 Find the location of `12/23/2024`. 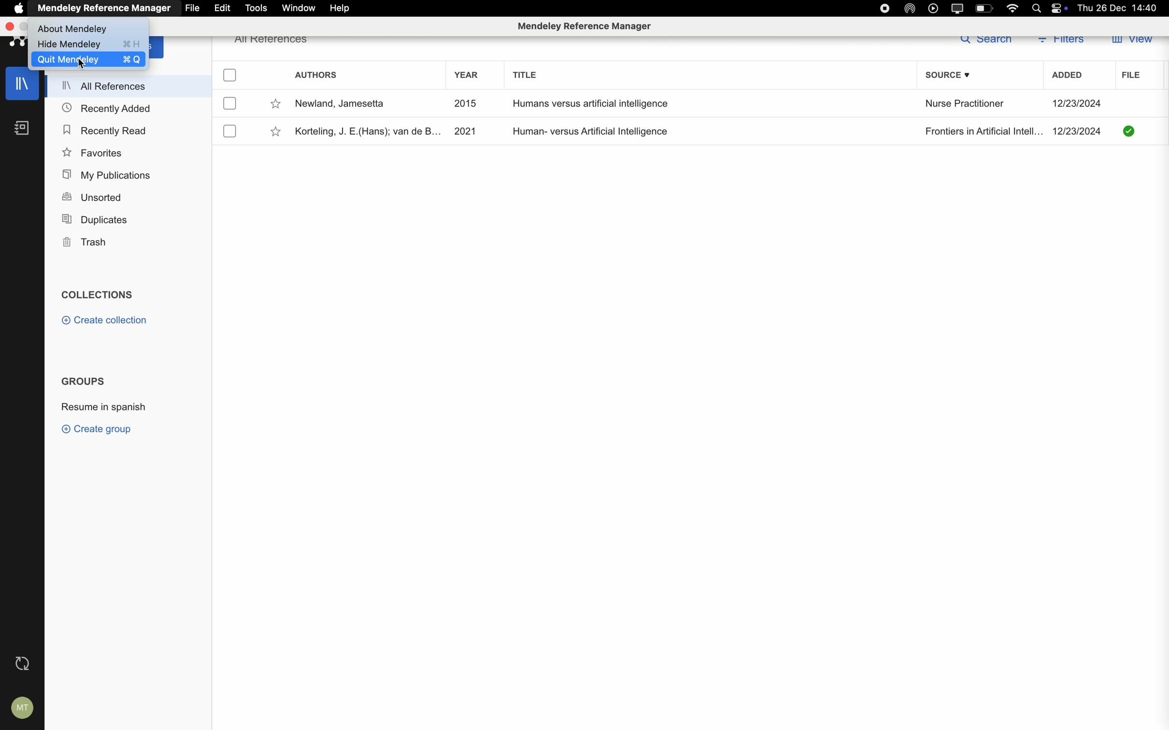

12/23/2024 is located at coordinates (1078, 104).